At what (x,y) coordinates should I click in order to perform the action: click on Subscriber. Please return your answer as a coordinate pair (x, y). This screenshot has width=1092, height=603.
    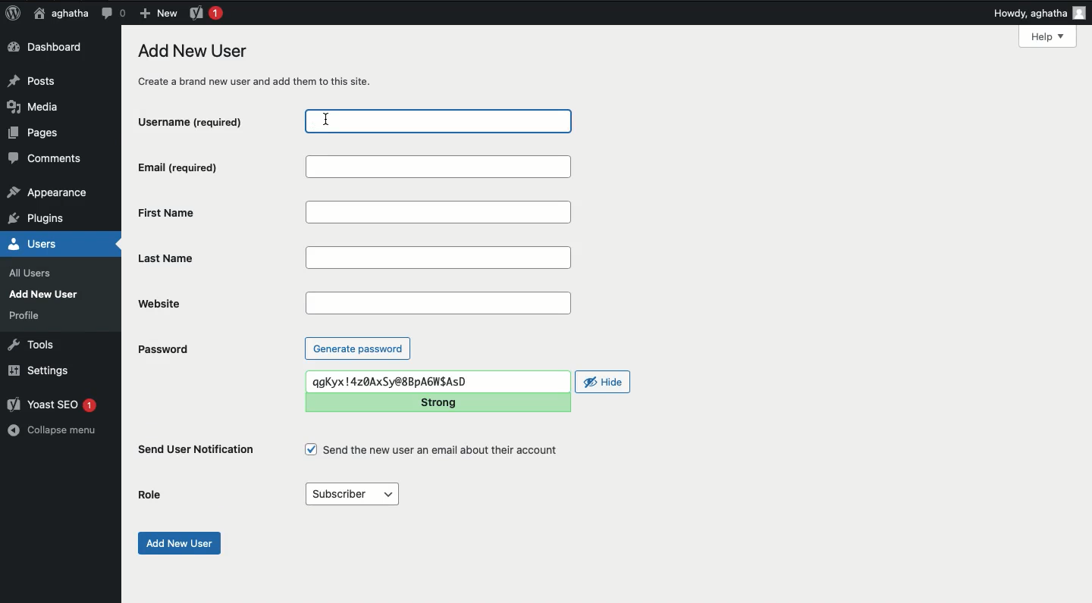
    Looking at the image, I should click on (351, 495).